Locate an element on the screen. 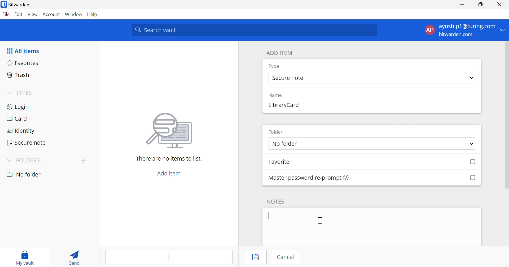  nO FOLDER is located at coordinates (25, 174).